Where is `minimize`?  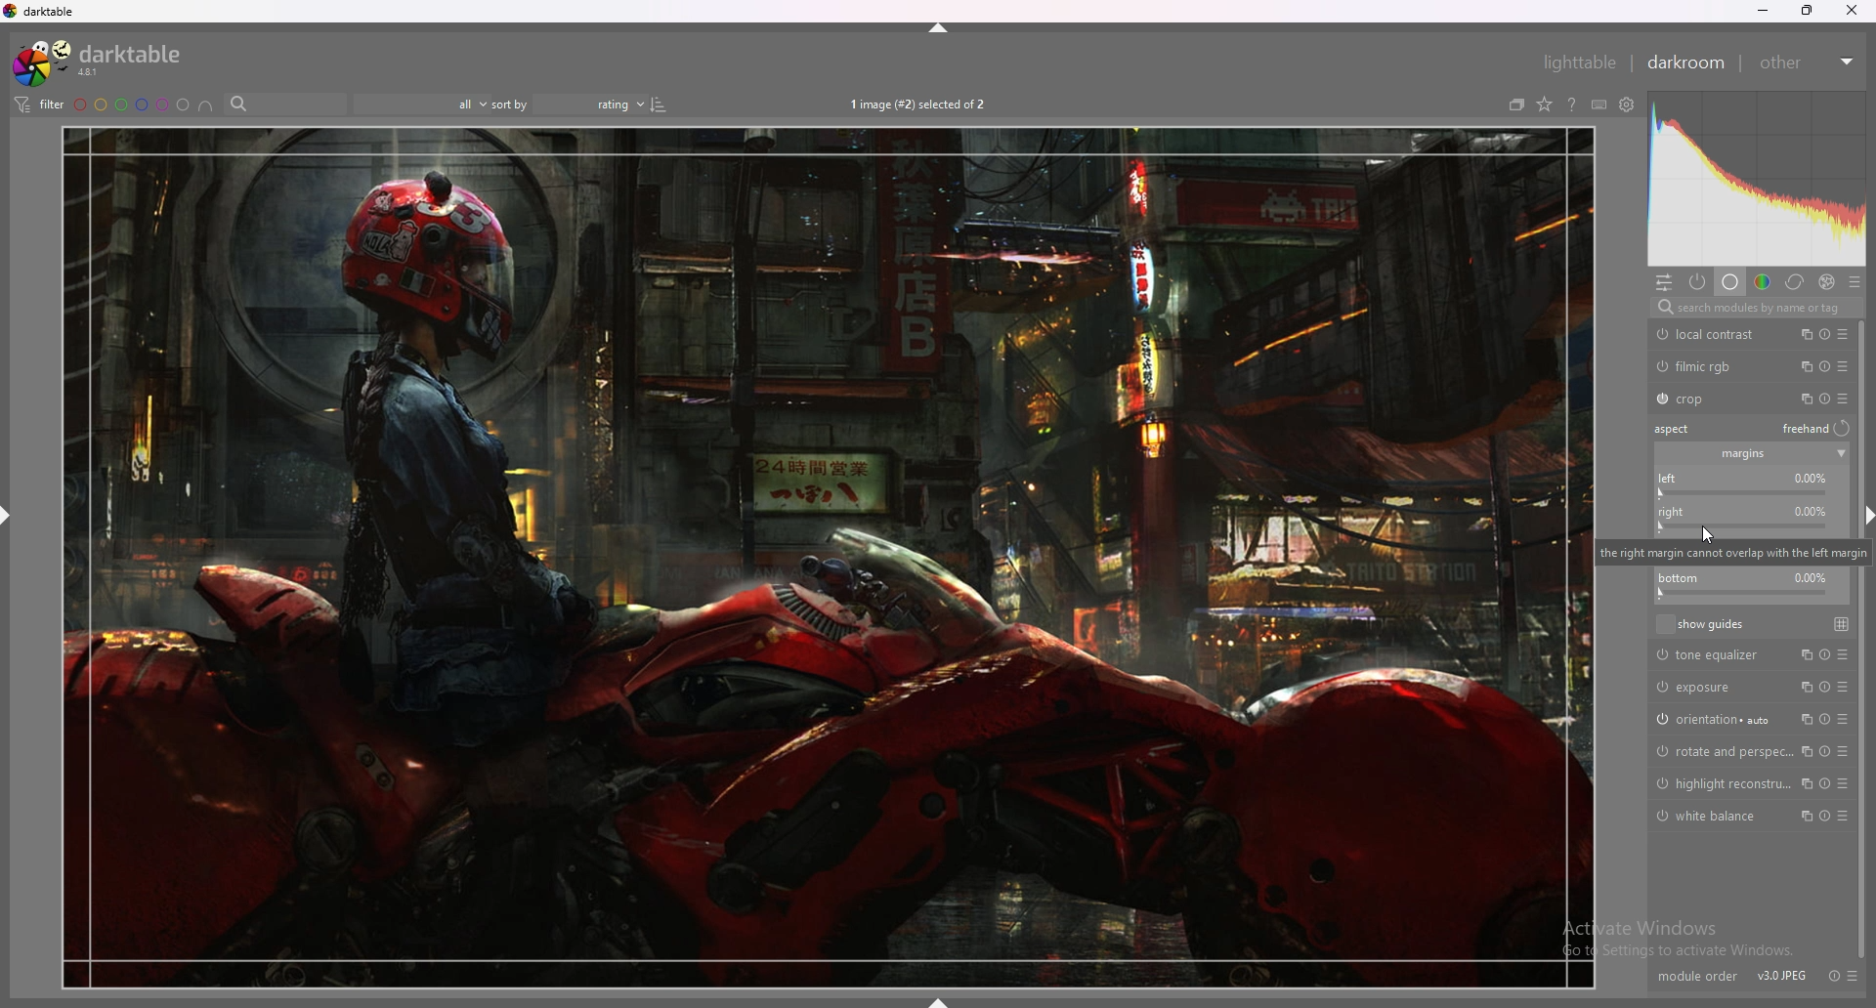
minimize is located at coordinates (1761, 11).